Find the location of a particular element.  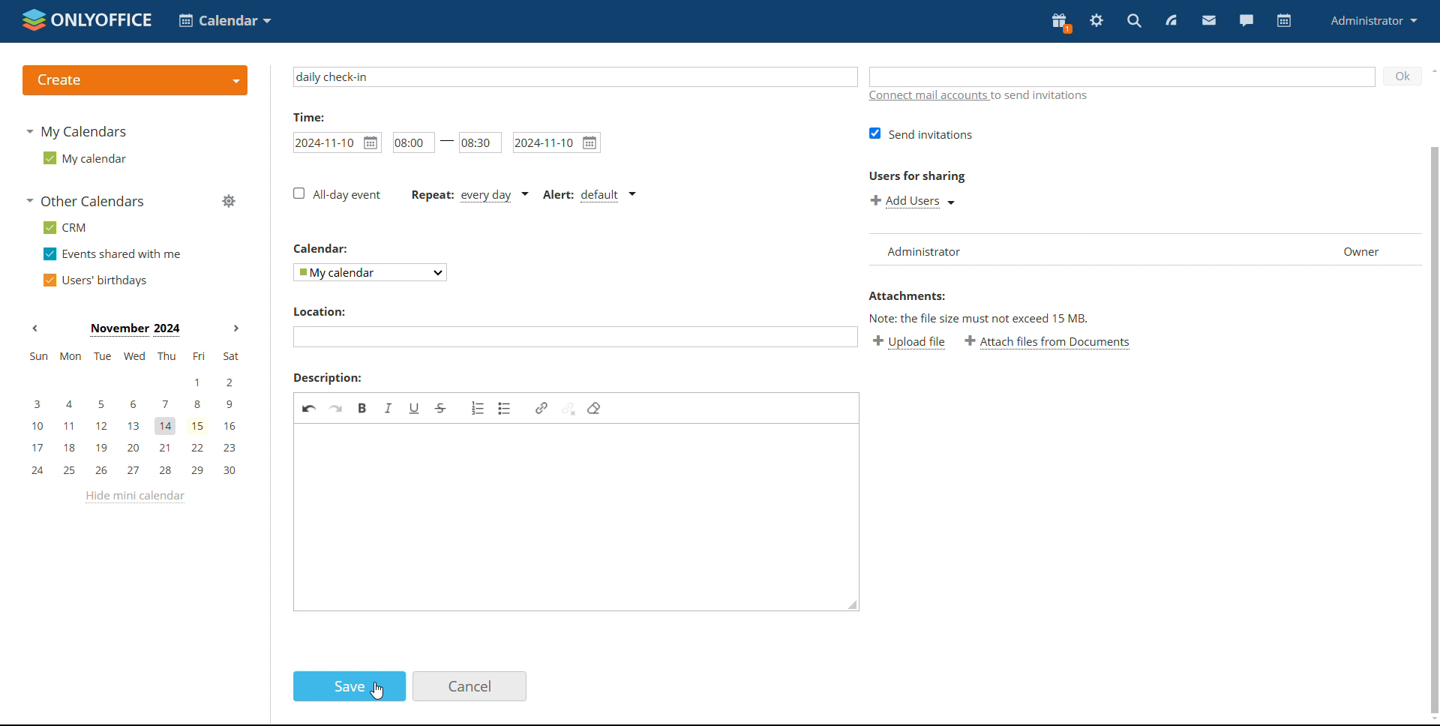

users for sharing: is located at coordinates (920, 176).